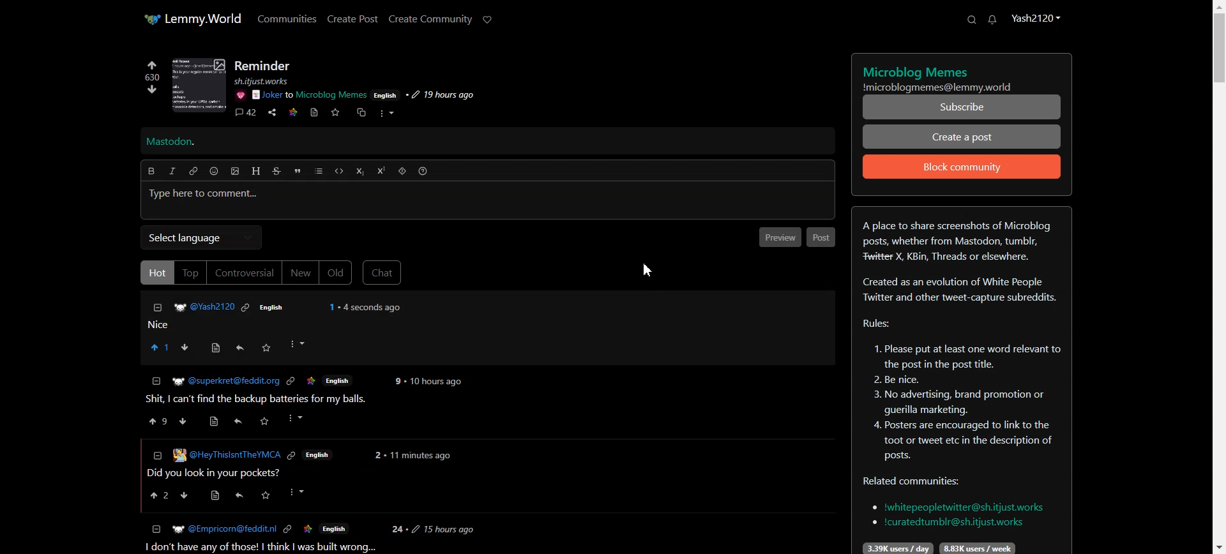 The height and width of the screenshot is (554, 1226). What do you see at coordinates (961, 380) in the screenshot?
I see `Text` at bounding box center [961, 380].